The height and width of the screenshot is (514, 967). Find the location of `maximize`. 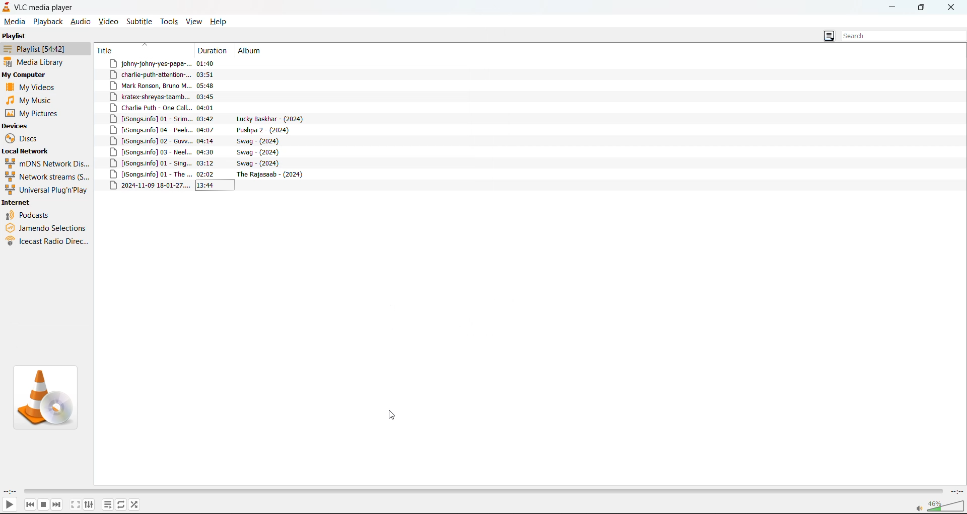

maximize is located at coordinates (921, 8).